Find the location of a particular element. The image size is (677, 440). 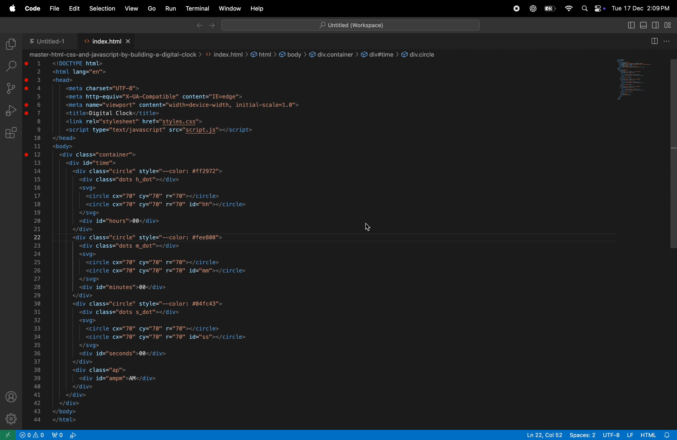

option is located at coordinates (668, 40).